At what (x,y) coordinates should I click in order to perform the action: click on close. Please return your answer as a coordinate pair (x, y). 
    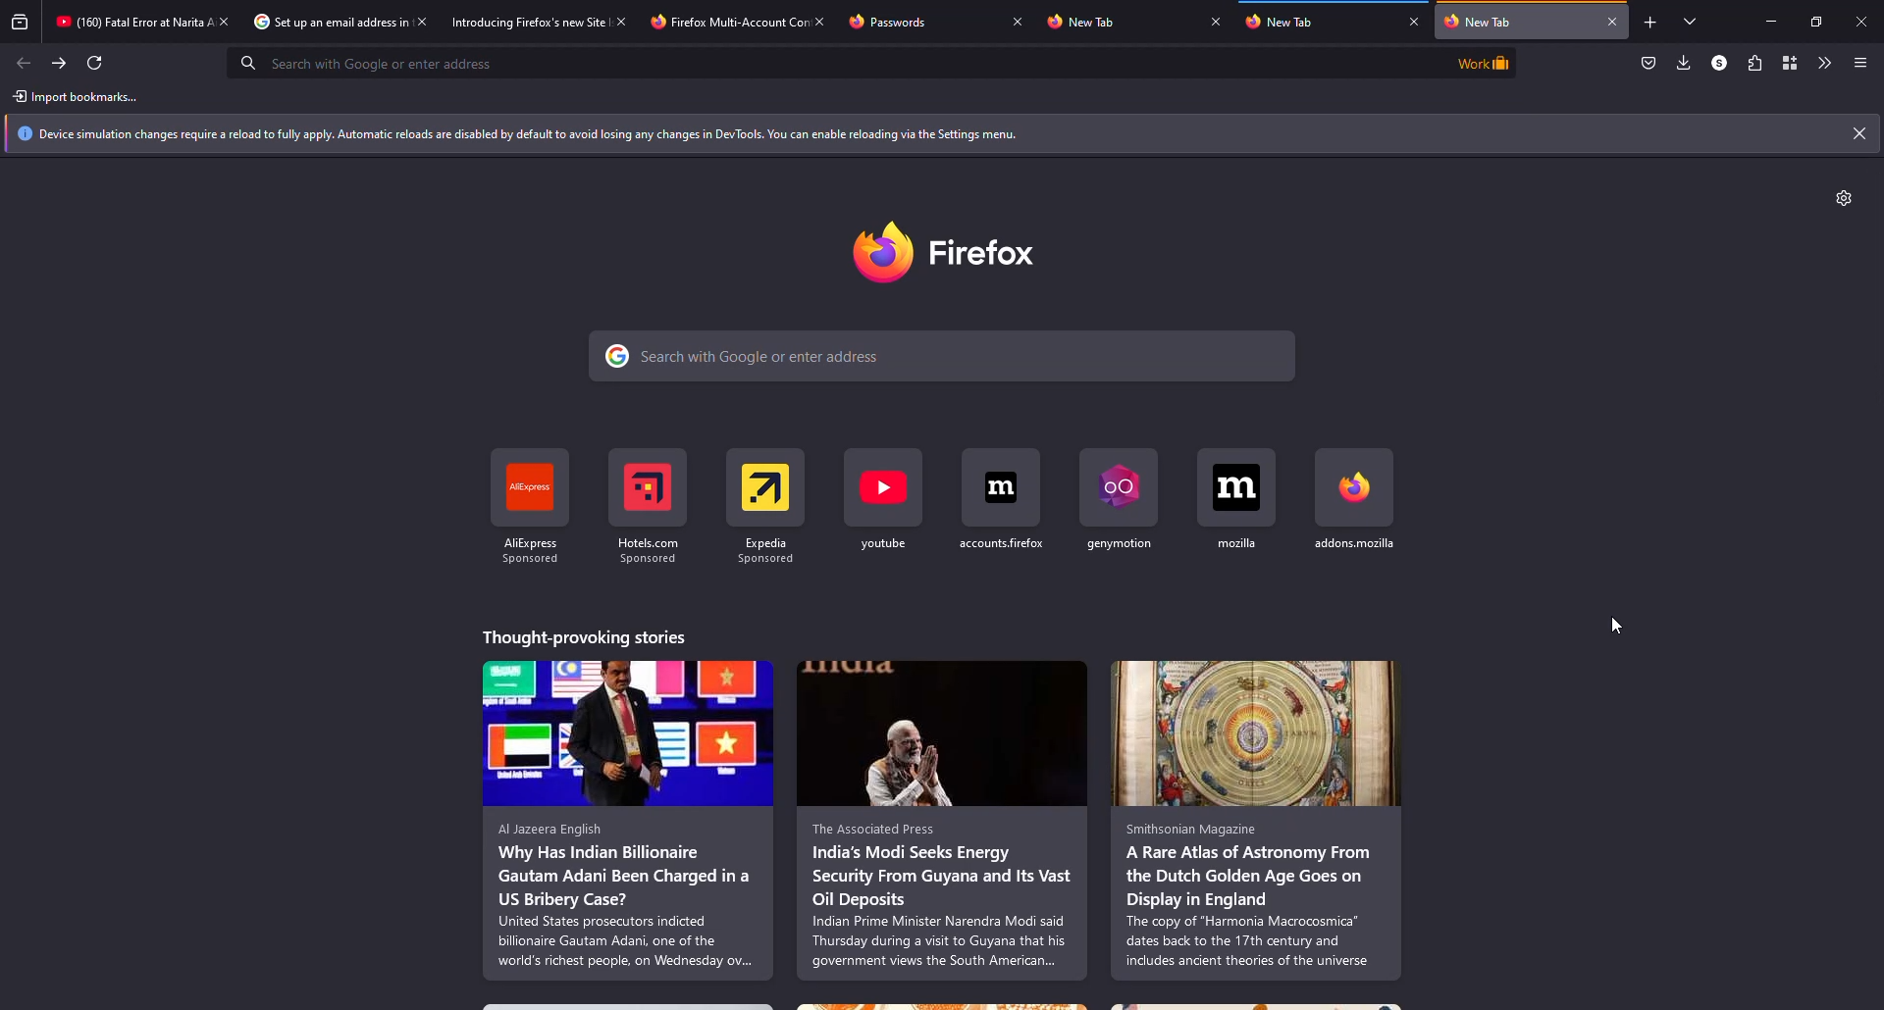
    Looking at the image, I should click on (422, 23).